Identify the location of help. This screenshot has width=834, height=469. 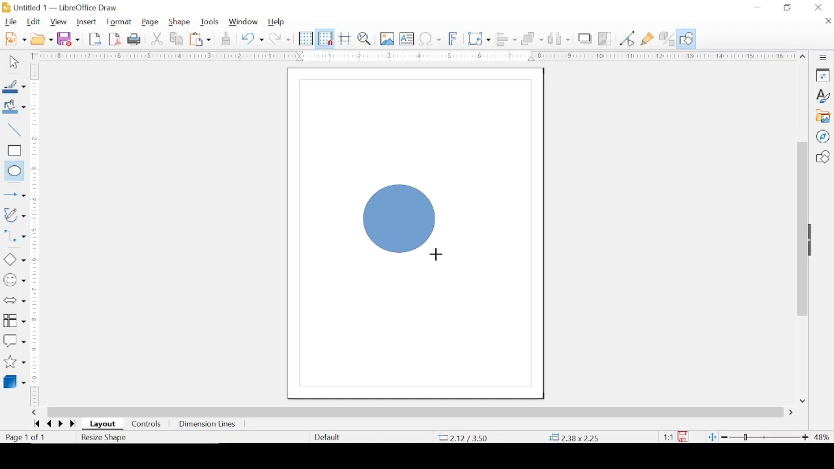
(277, 23).